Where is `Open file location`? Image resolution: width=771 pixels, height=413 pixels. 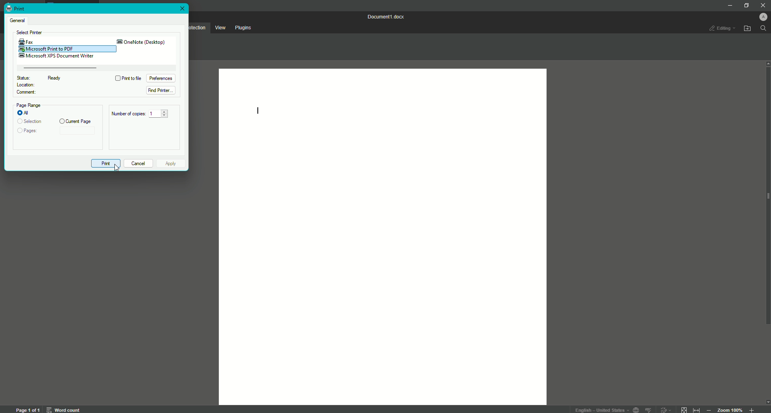 Open file location is located at coordinates (748, 29).